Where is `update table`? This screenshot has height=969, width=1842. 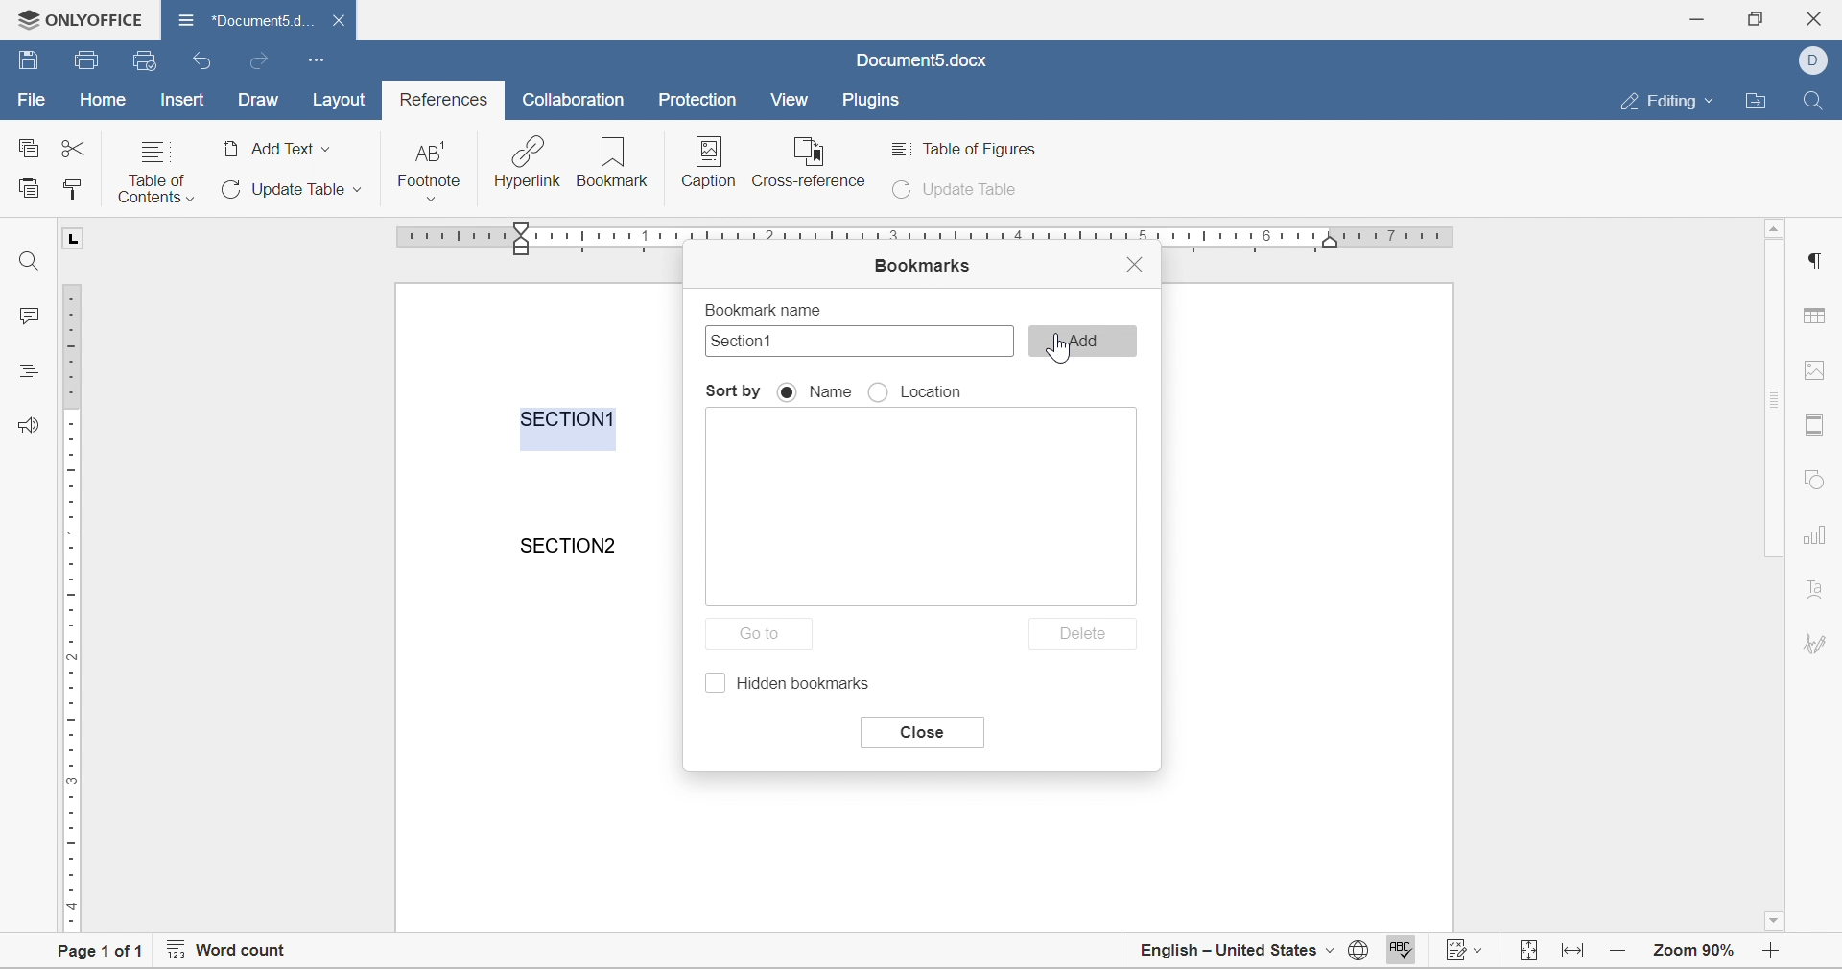
update table is located at coordinates (288, 189).